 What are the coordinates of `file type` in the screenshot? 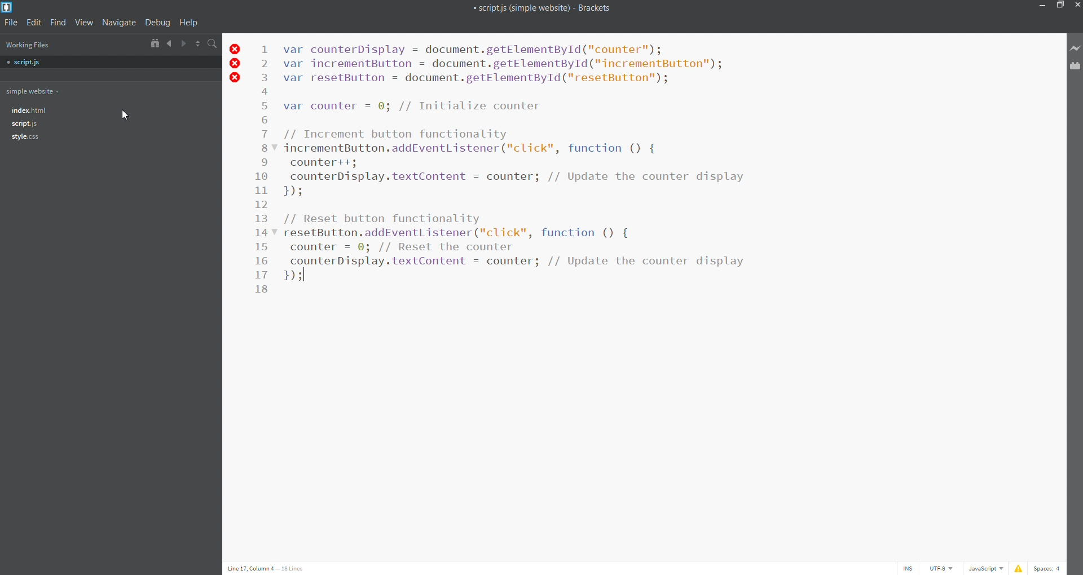 It's located at (986, 568).